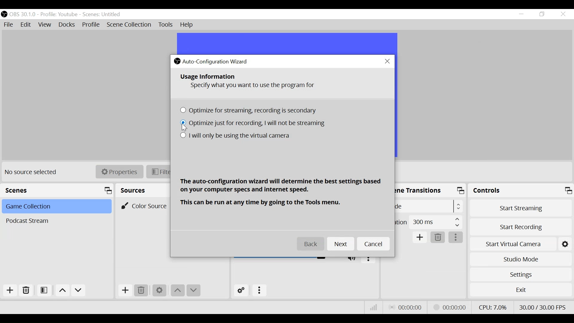 The width and height of the screenshot is (574, 323). What do you see at coordinates (59, 15) in the screenshot?
I see `profile` at bounding box center [59, 15].